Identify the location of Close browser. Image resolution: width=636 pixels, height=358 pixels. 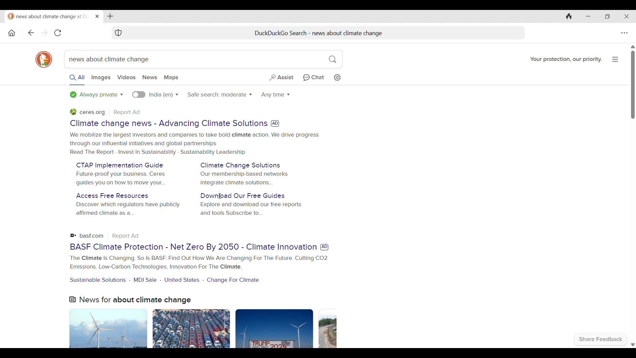
(627, 16).